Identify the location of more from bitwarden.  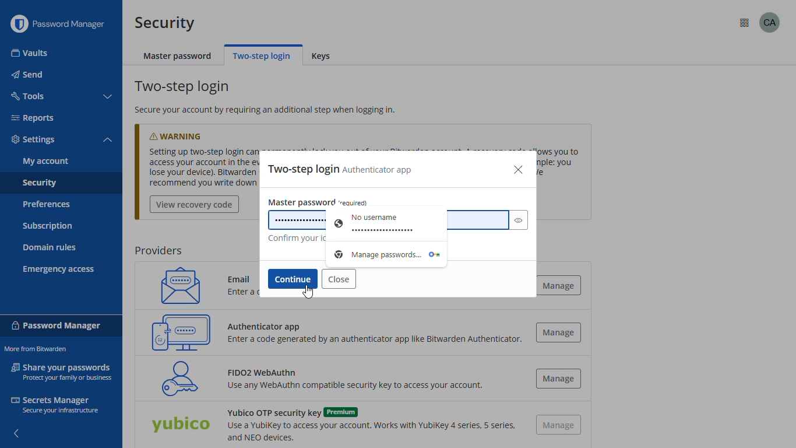
(745, 23).